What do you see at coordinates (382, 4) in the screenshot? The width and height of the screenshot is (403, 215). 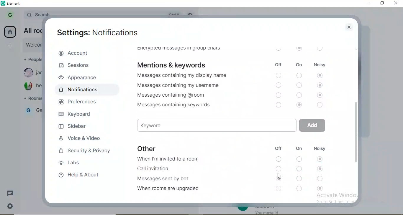 I see `restore` at bounding box center [382, 4].